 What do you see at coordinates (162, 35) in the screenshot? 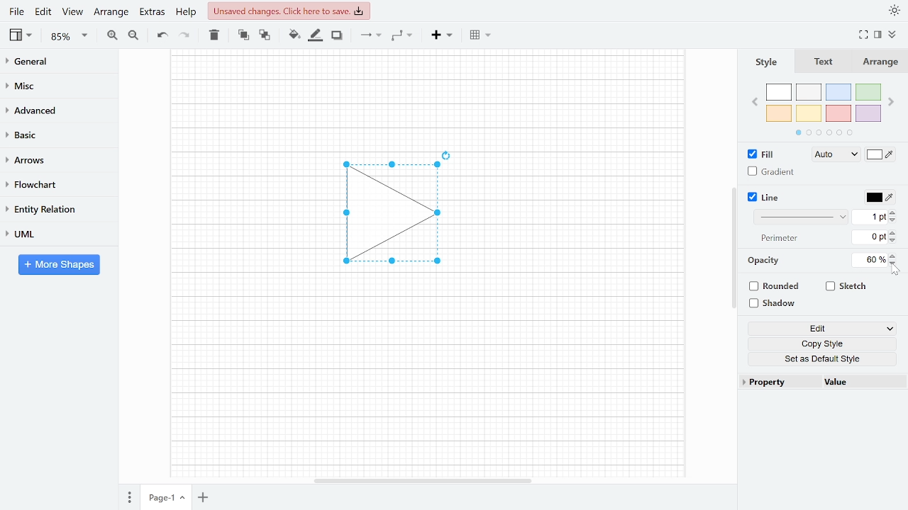
I see `Undo` at bounding box center [162, 35].